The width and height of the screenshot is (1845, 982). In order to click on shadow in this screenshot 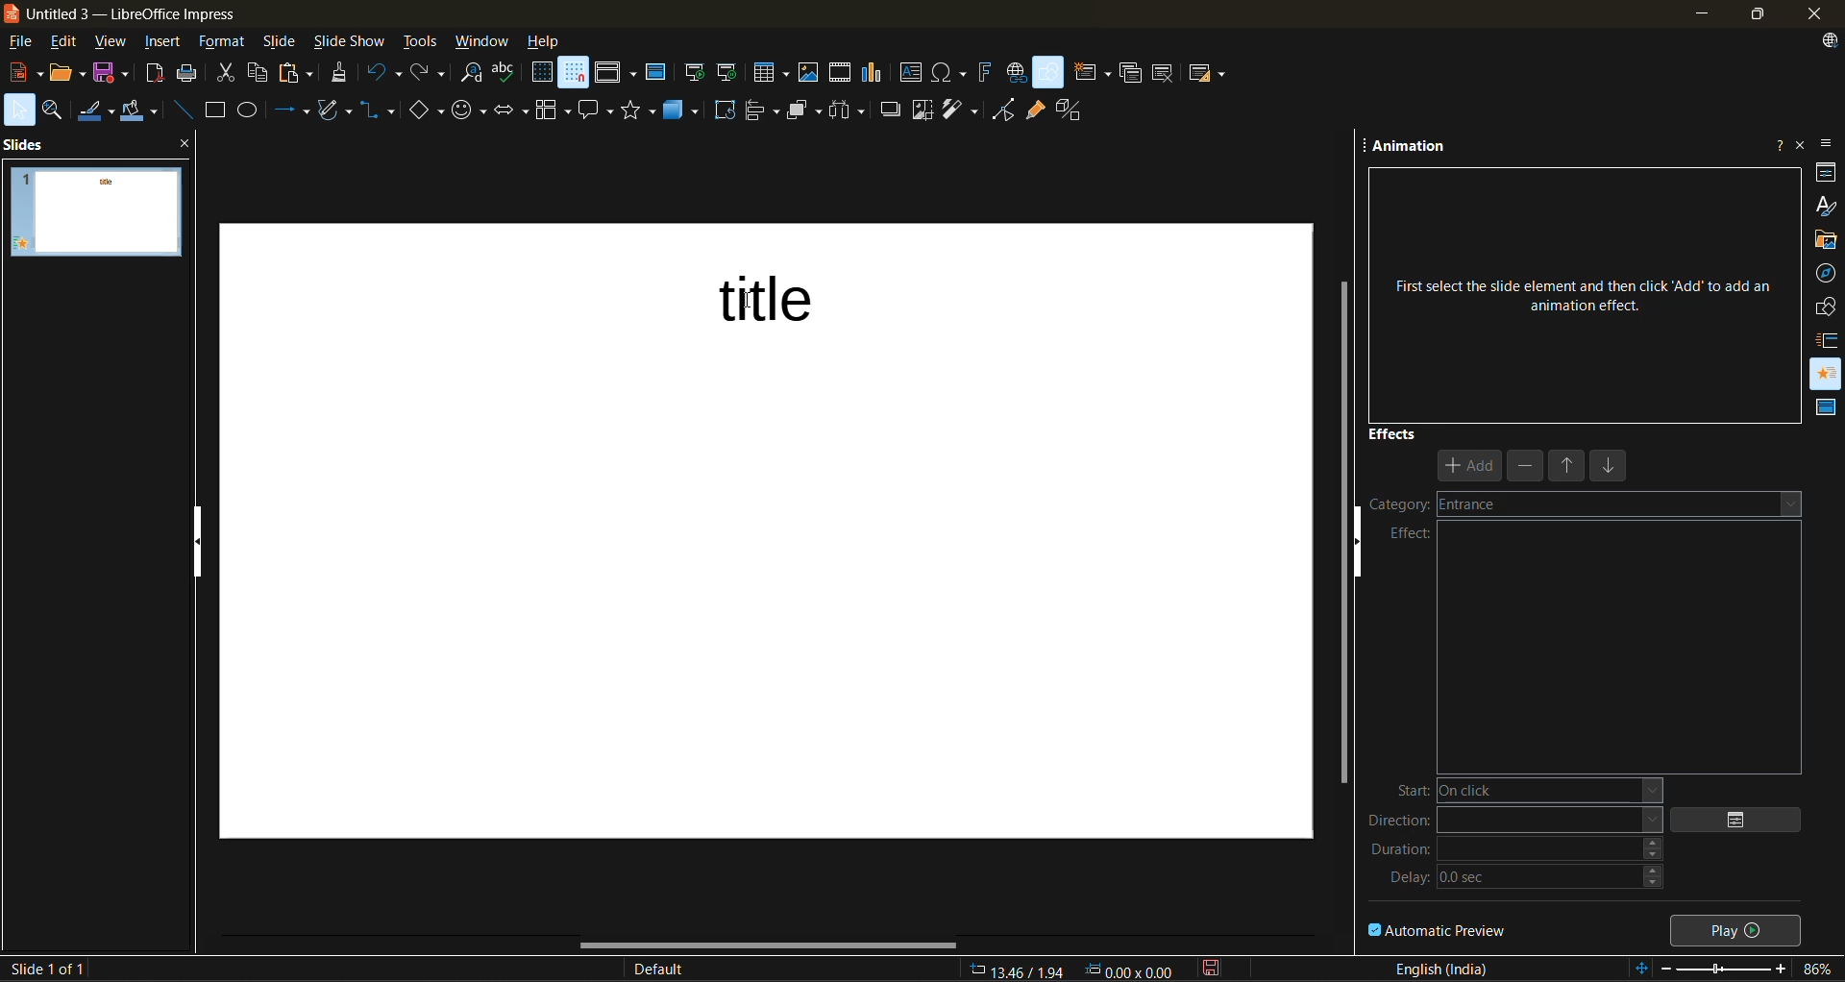, I will do `click(891, 109)`.